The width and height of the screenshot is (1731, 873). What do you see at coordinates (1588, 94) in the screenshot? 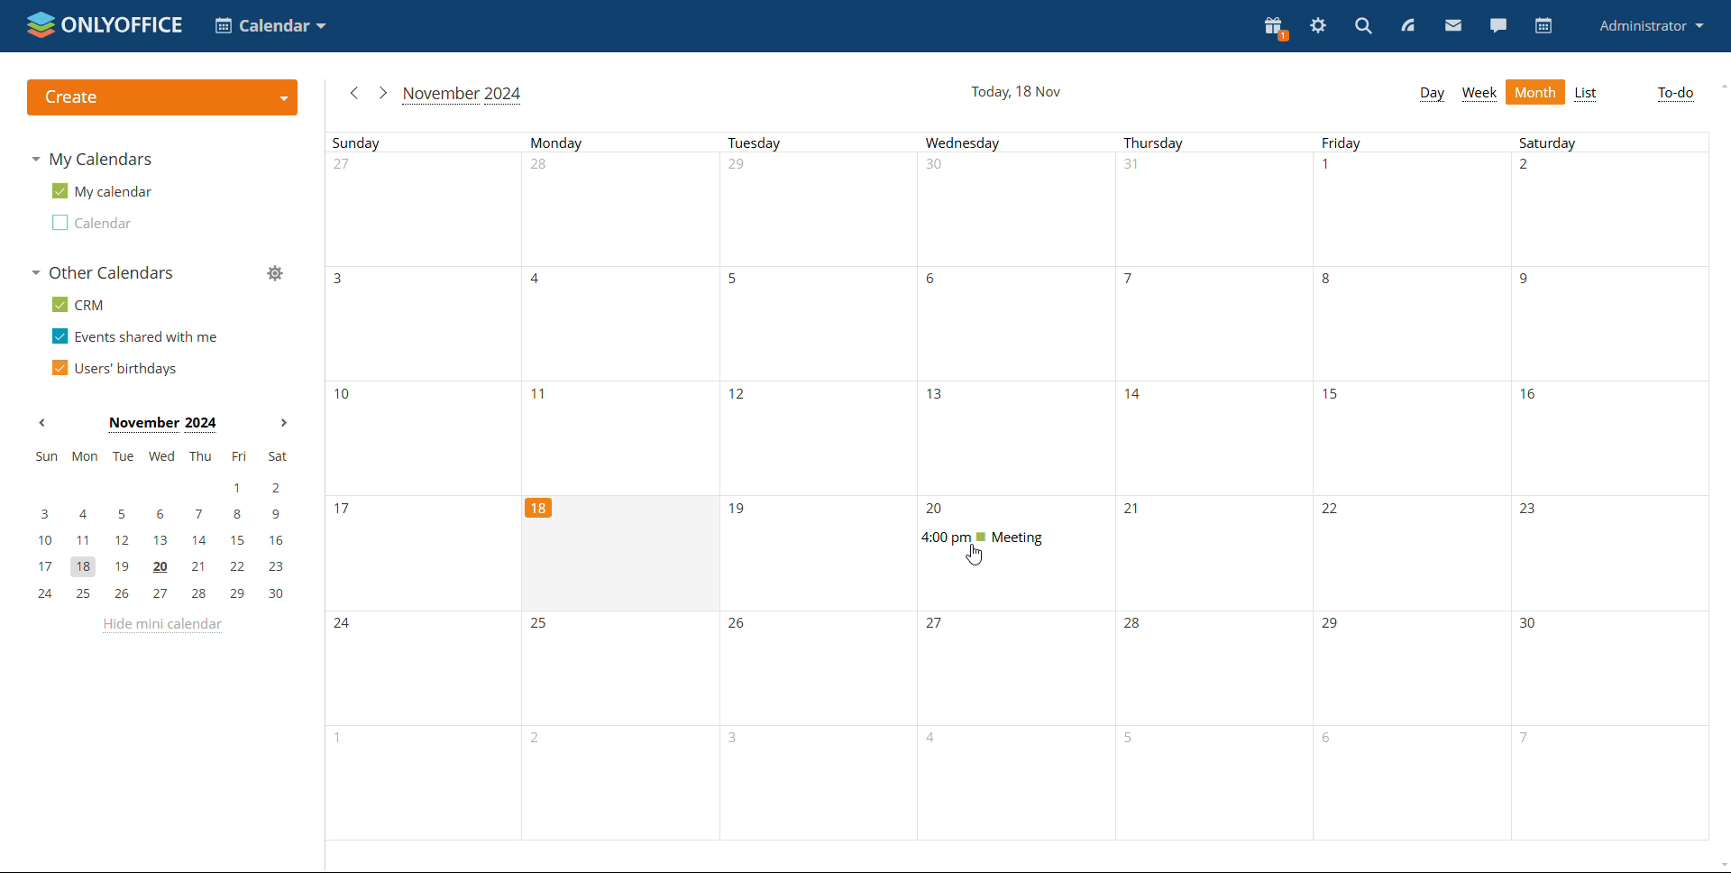
I see `list view` at bounding box center [1588, 94].